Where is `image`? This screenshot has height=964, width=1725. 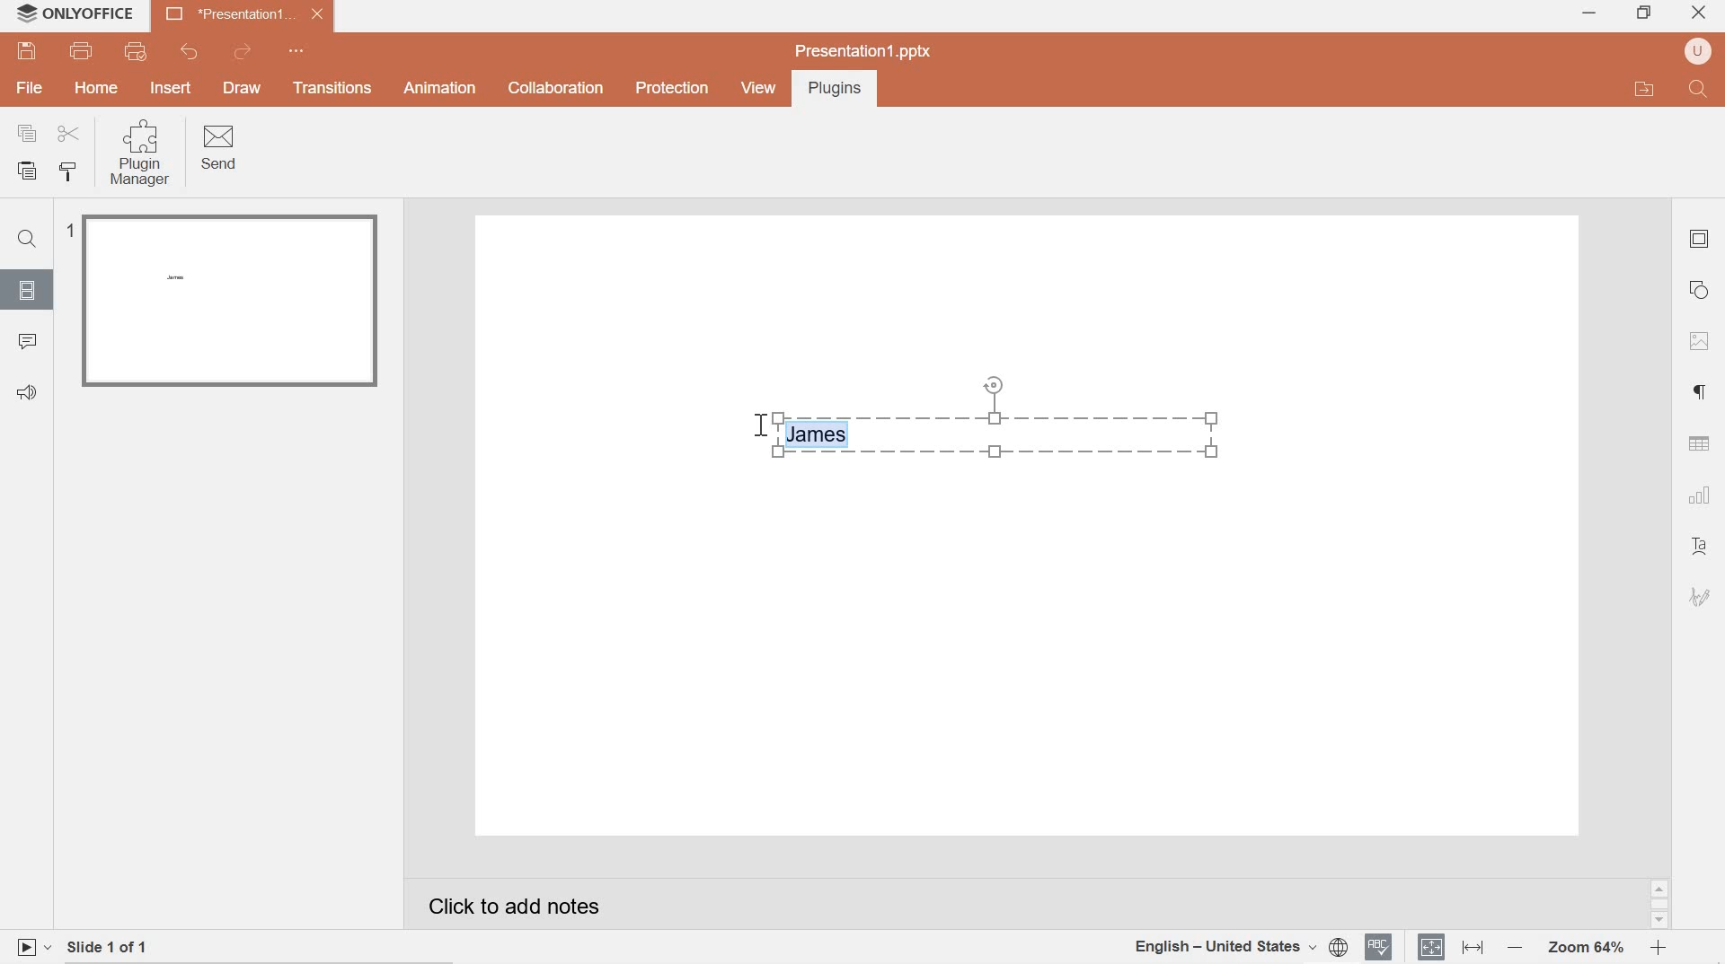 image is located at coordinates (1702, 343).